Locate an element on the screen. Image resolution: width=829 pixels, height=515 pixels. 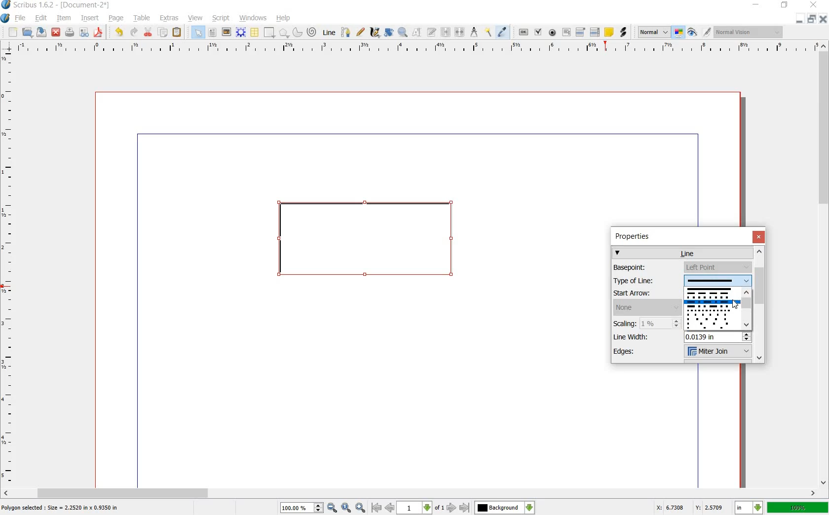
RESTORE is located at coordinates (784, 6).